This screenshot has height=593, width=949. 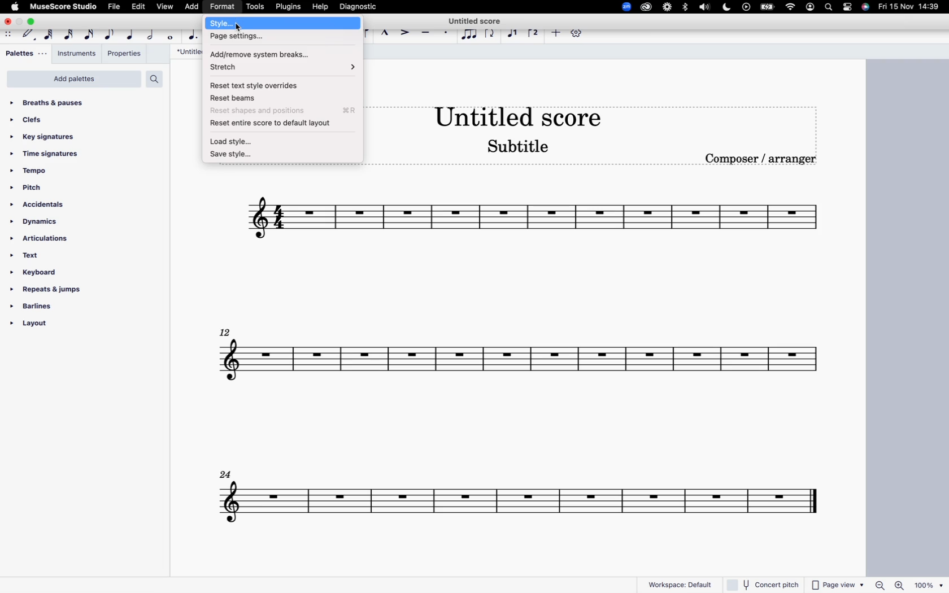 What do you see at coordinates (765, 584) in the screenshot?
I see `` at bounding box center [765, 584].